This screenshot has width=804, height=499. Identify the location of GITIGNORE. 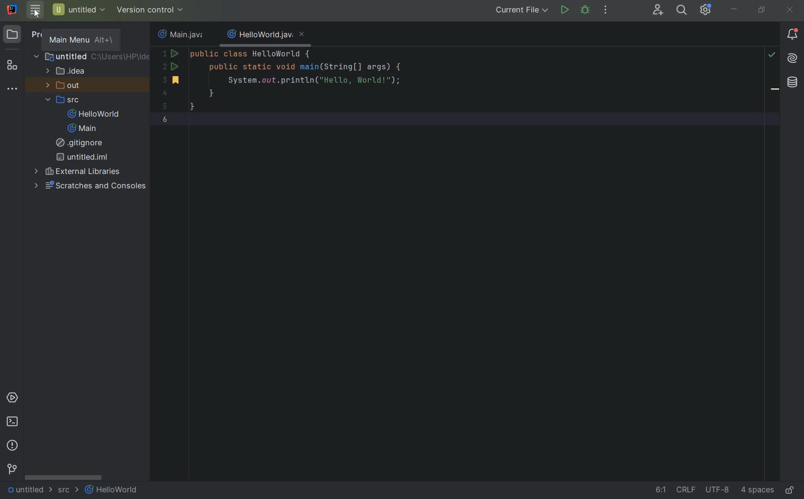
(83, 143).